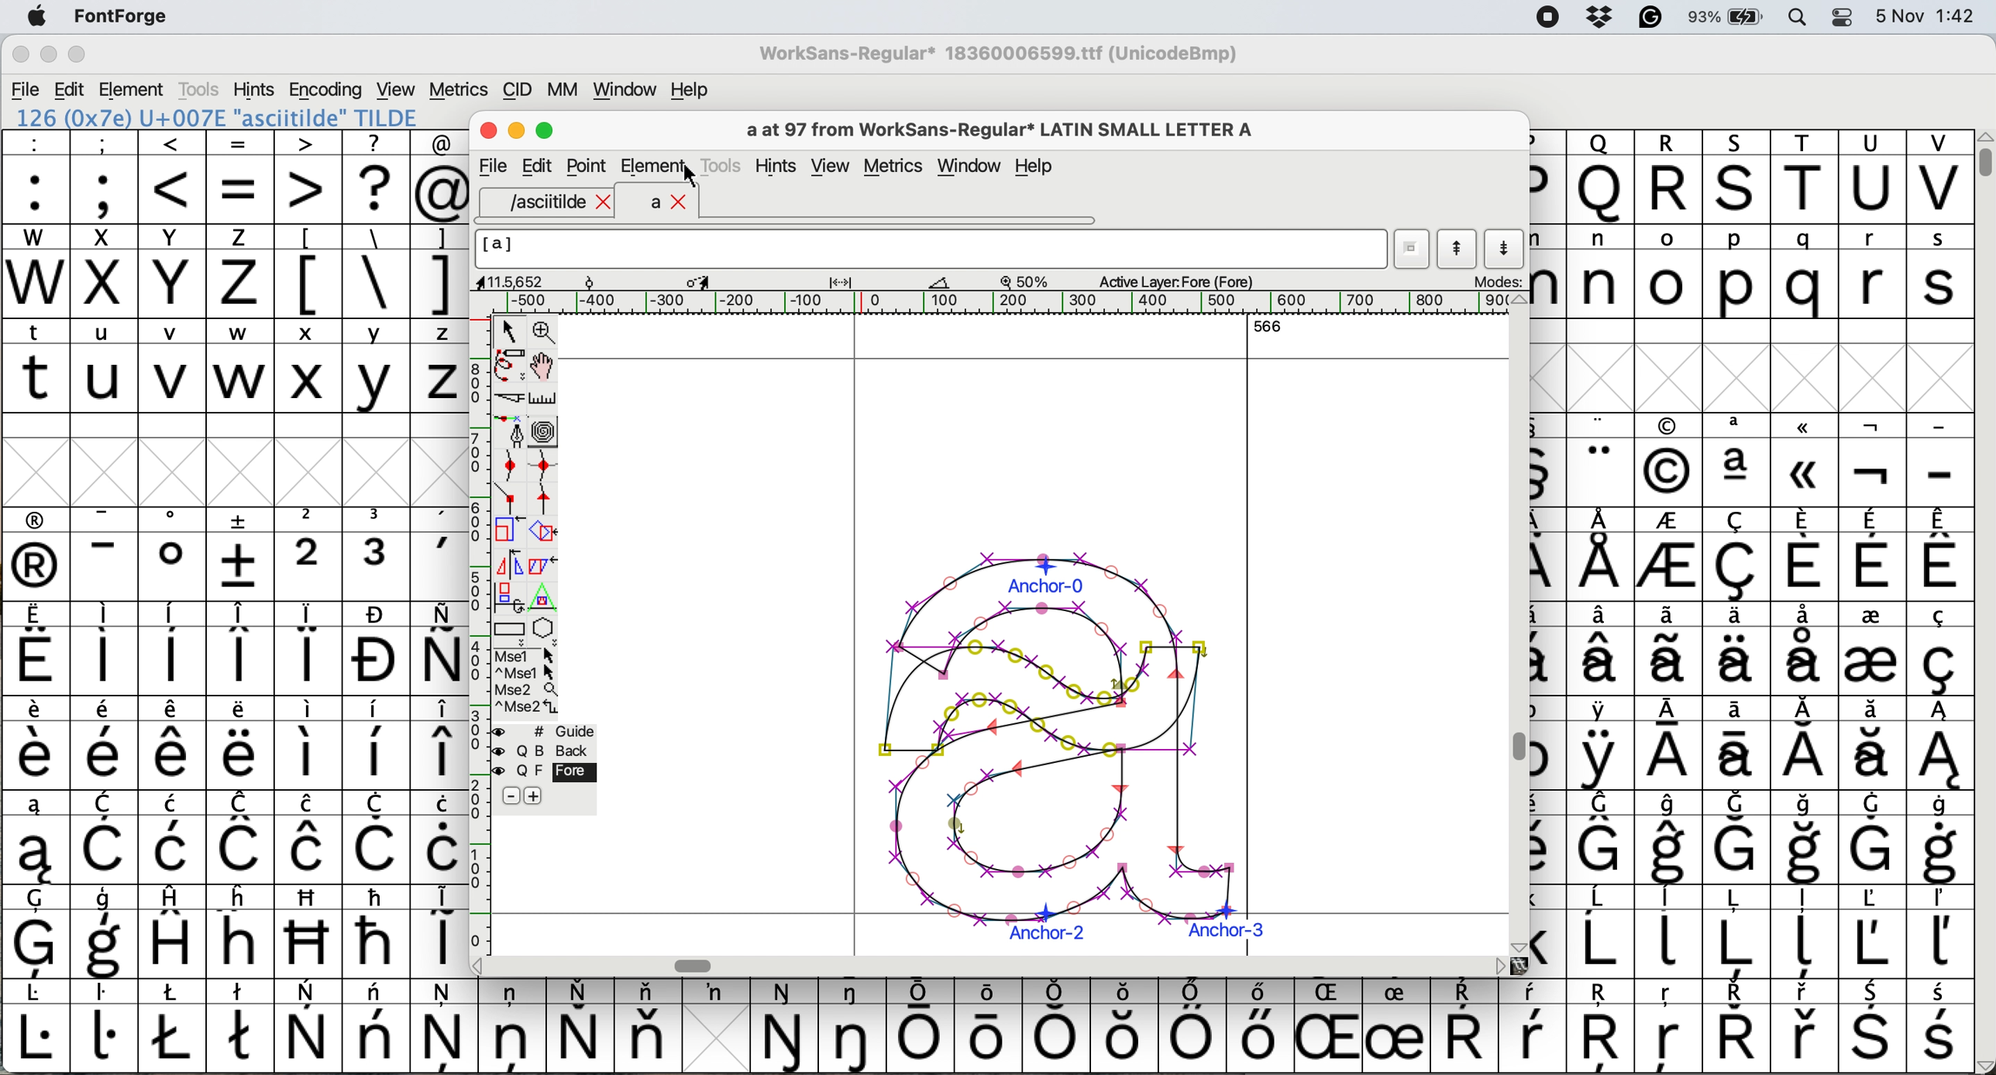  I want to click on , so click(1126, 1025).